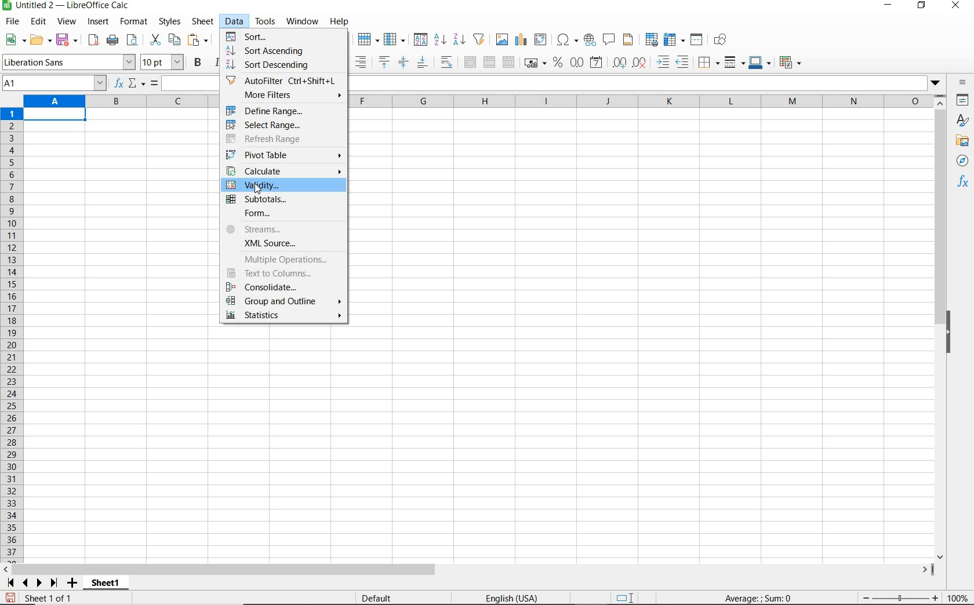 The height and width of the screenshot is (605, 974). I want to click on dropdown, so click(938, 84).